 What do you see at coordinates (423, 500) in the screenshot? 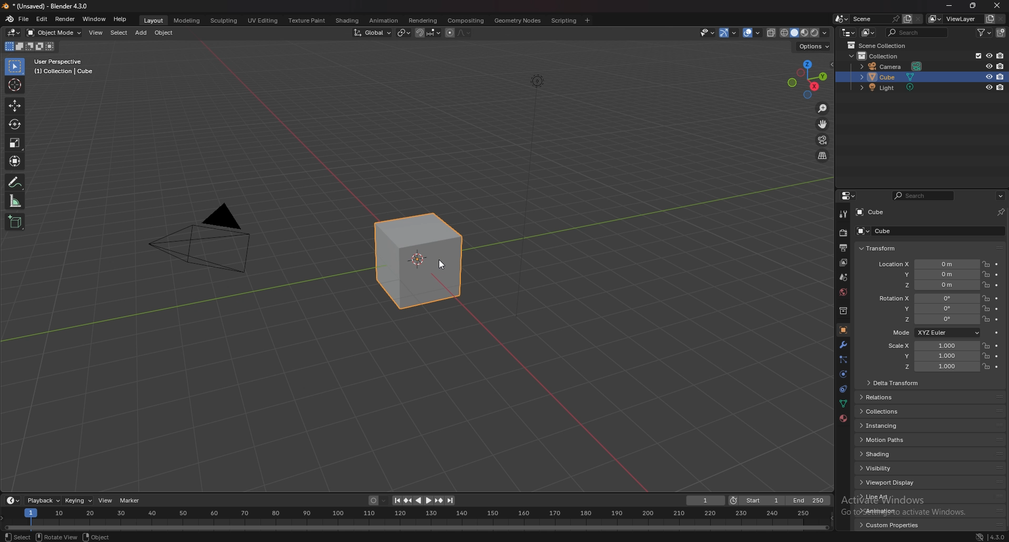
I see `play` at bounding box center [423, 500].